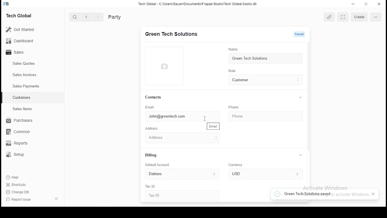 The height and width of the screenshot is (218, 387). I want to click on draft, so click(301, 34).